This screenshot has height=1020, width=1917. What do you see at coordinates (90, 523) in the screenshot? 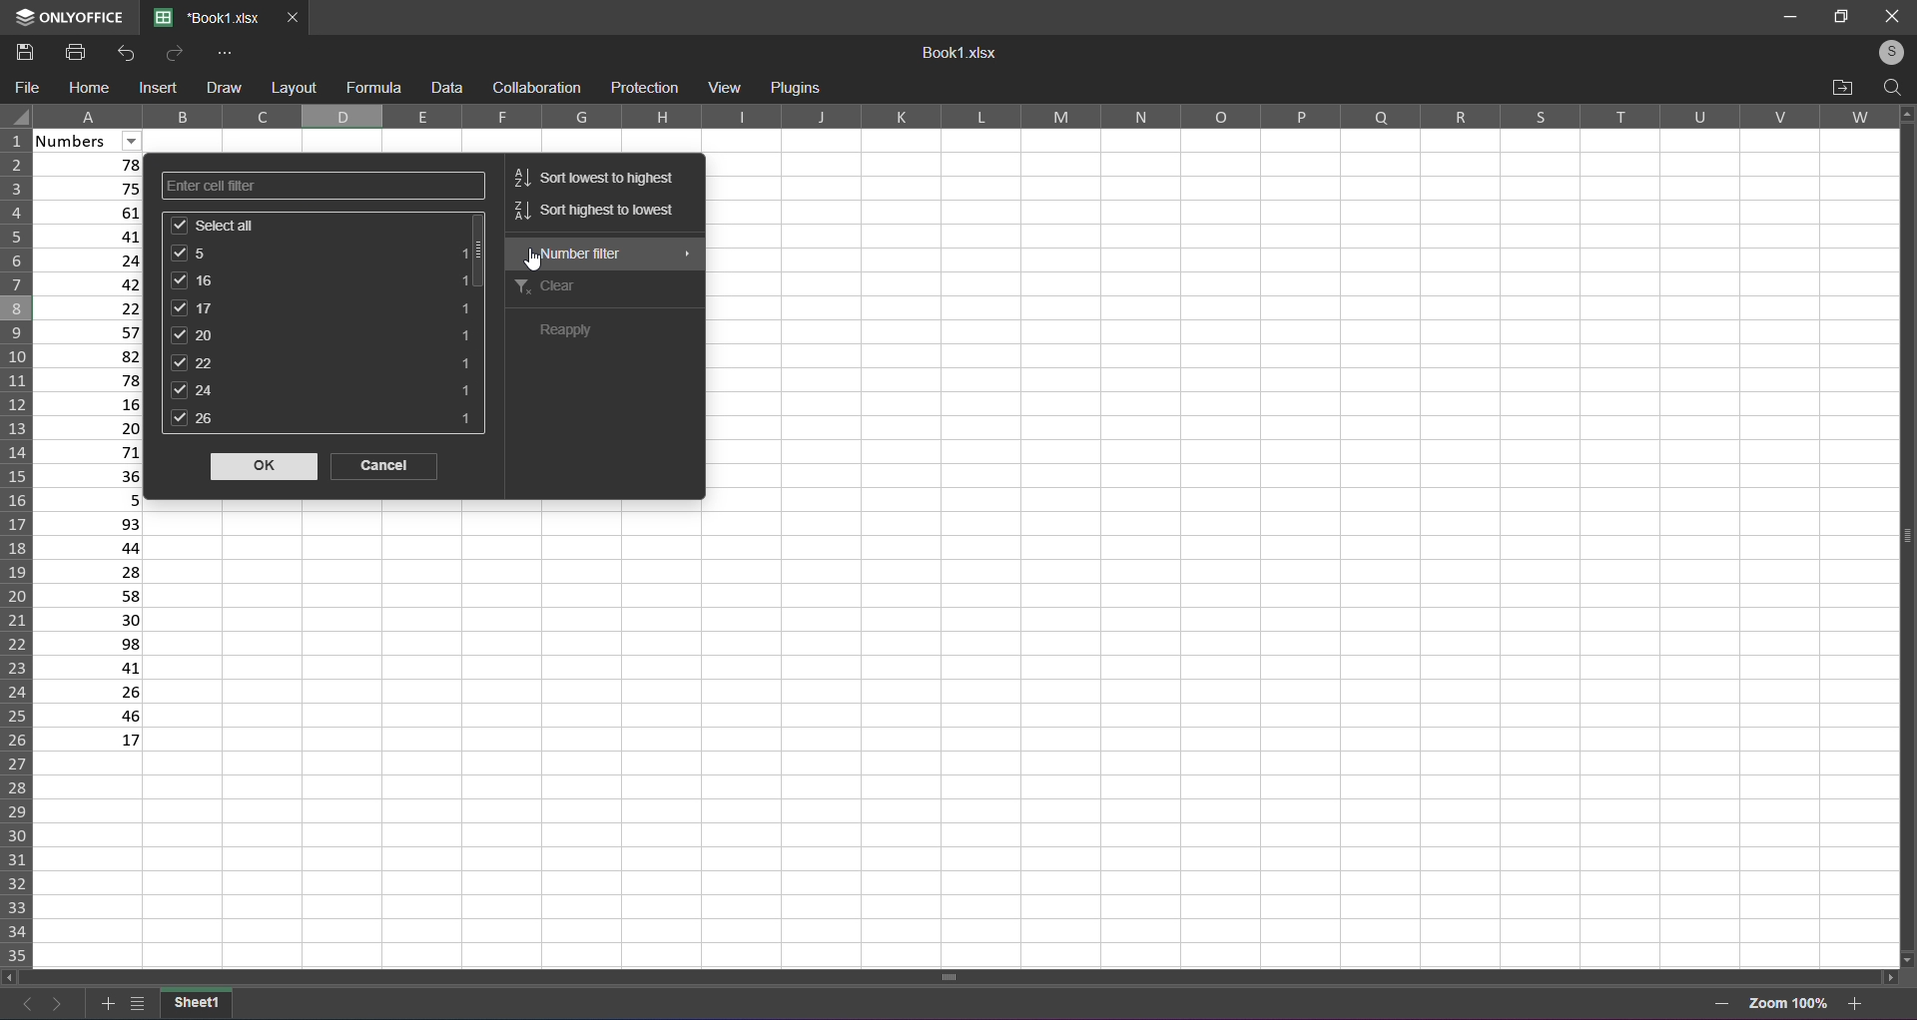
I see `93` at bounding box center [90, 523].